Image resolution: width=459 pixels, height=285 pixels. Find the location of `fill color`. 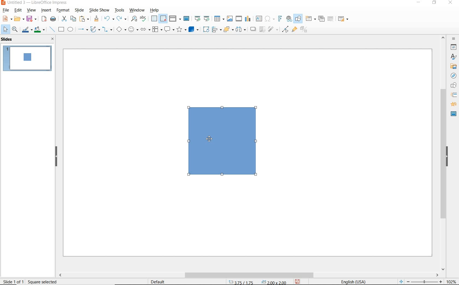

fill color is located at coordinates (40, 29).